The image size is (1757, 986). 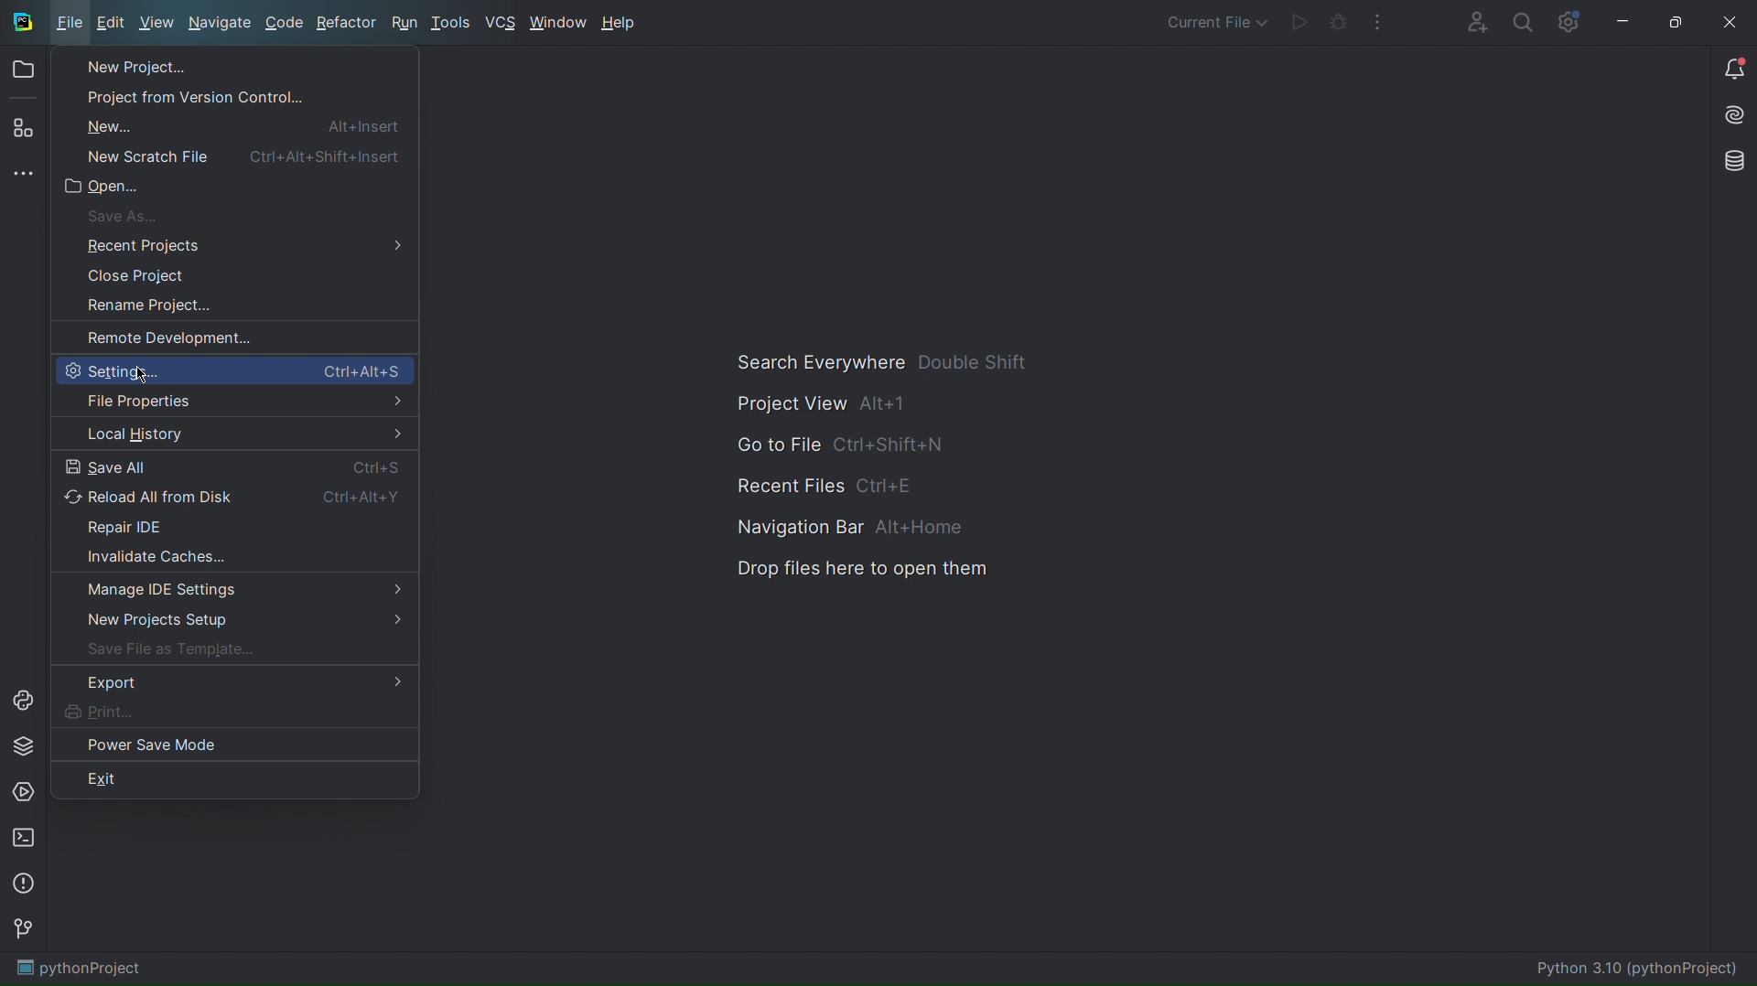 I want to click on New Scratch File, so click(x=246, y=154).